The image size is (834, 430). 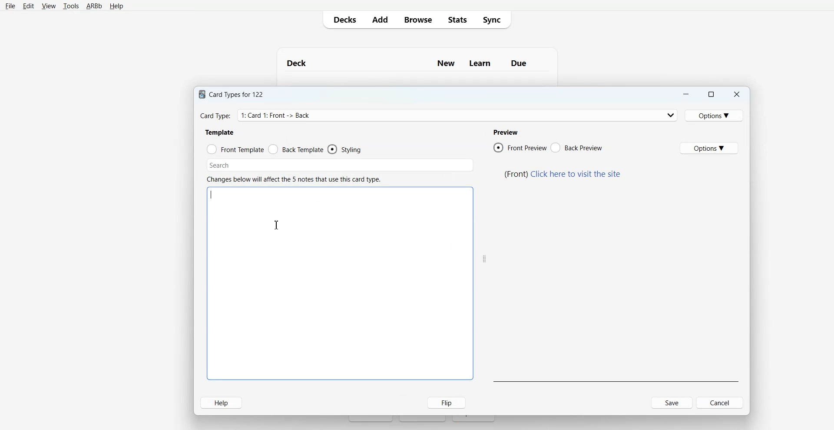 I want to click on Cancel, so click(x=704, y=403).